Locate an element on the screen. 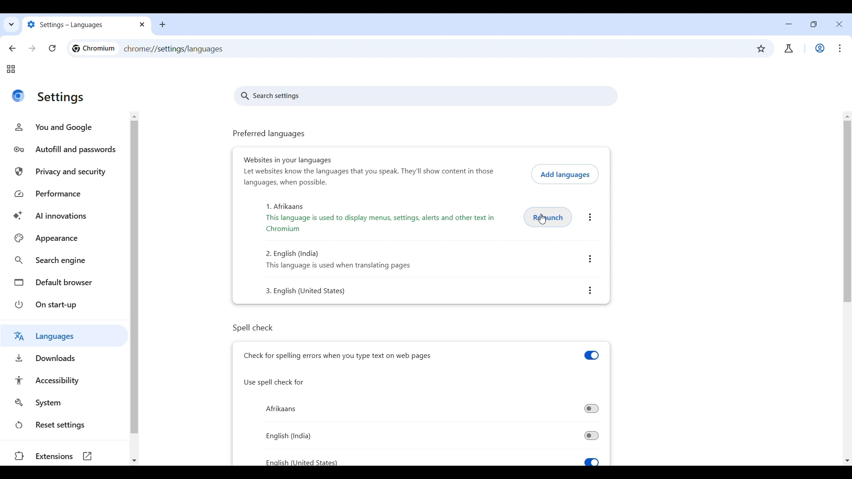 The image size is (852, 479). Autofill and passwords is located at coordinates (65, 149).